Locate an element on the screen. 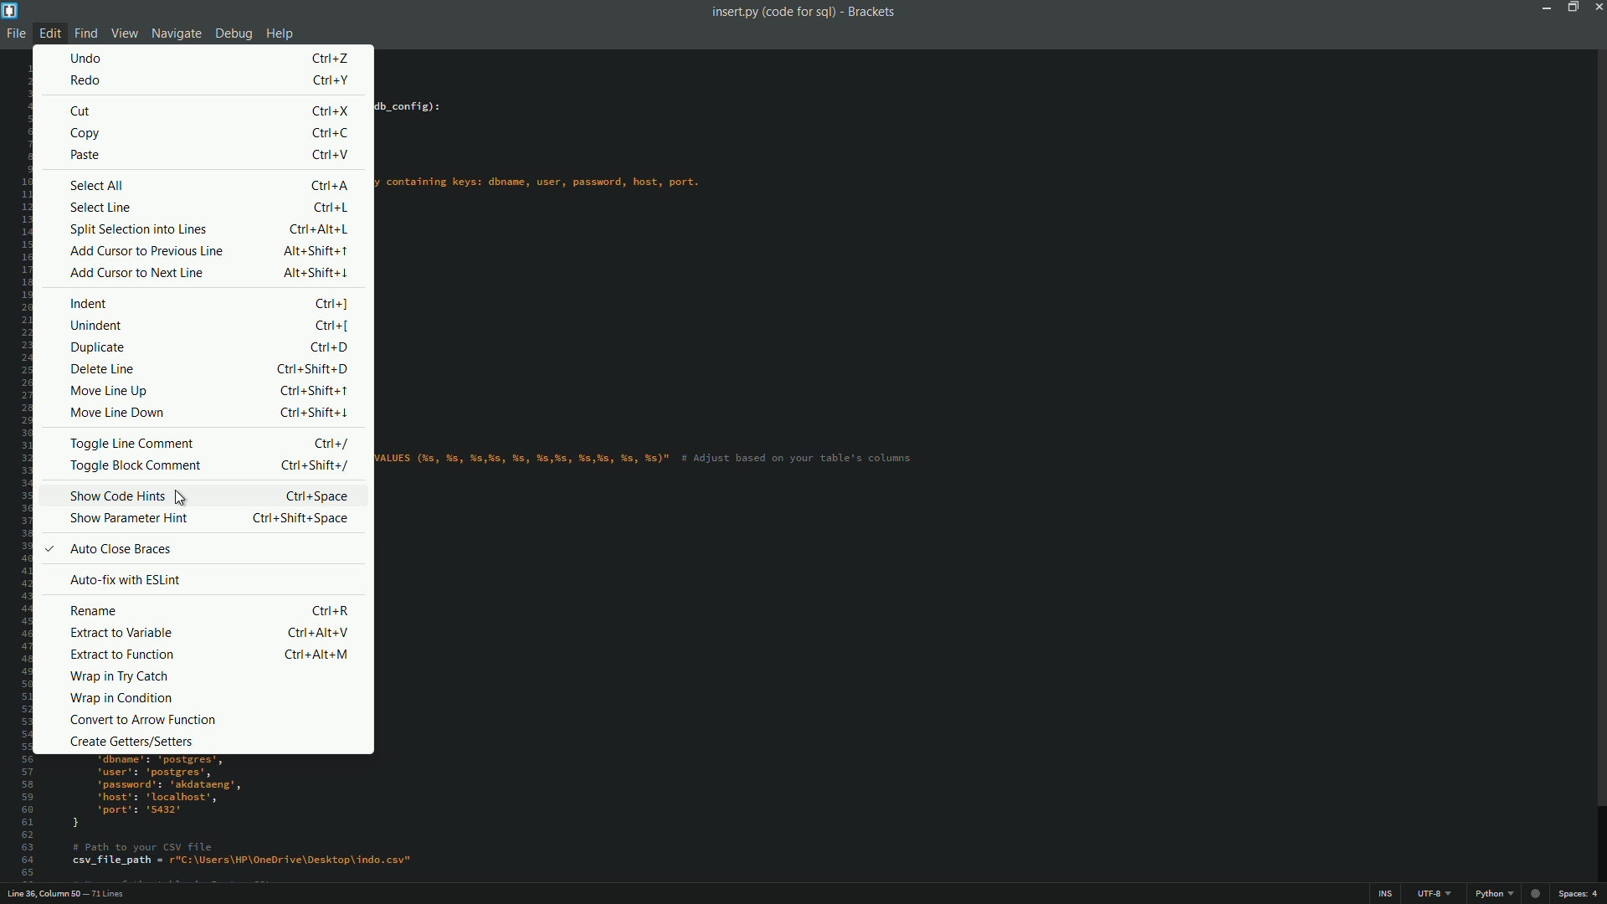 This screenshot has width=1607, height=904. cursor is located at coordinates (187, 496).